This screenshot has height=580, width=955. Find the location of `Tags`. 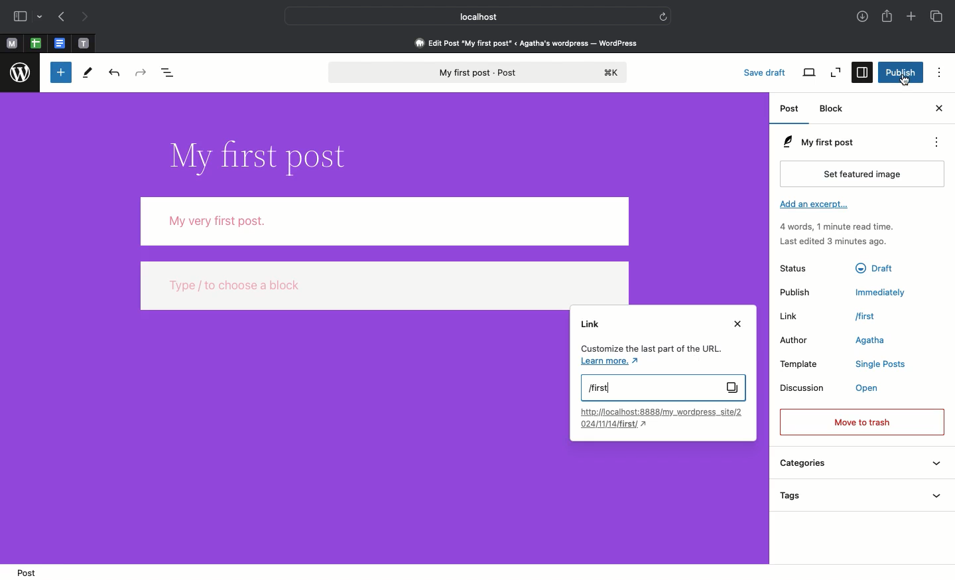

Tags is located at coordinates (864, 494).